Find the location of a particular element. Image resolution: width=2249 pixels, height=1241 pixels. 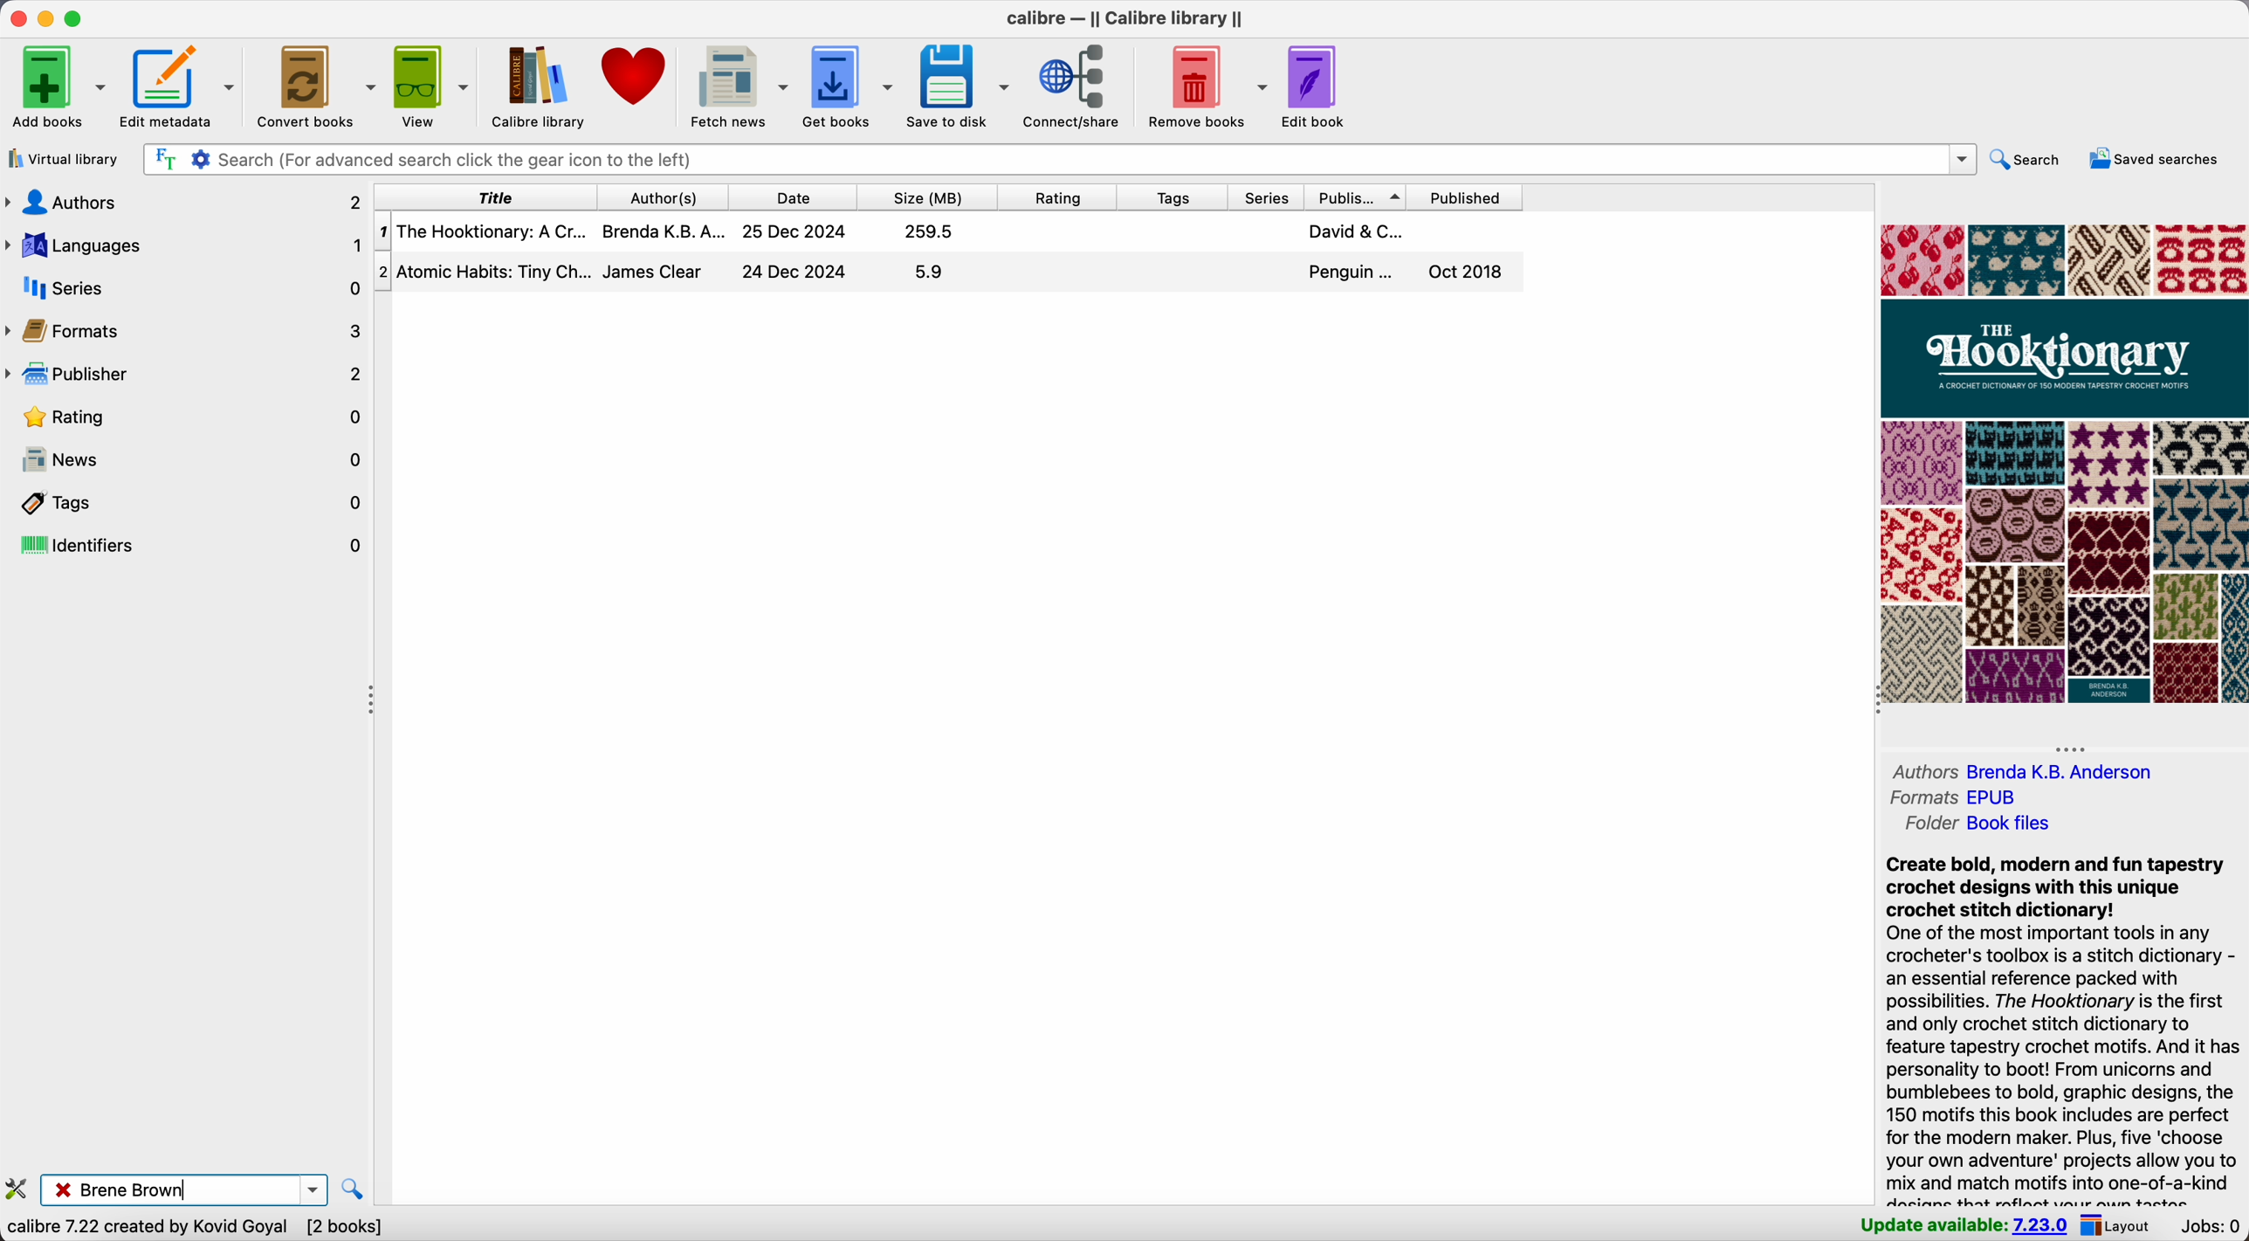

donate is located at coordinates (637, 75).